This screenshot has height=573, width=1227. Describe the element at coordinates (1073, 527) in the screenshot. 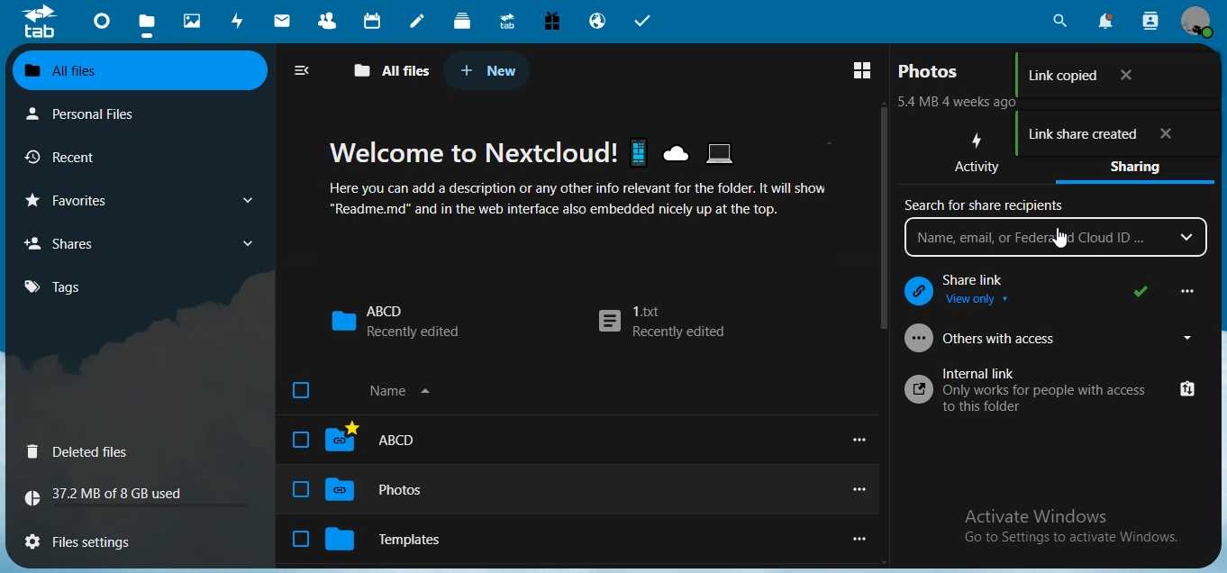

I see `text` at that location.